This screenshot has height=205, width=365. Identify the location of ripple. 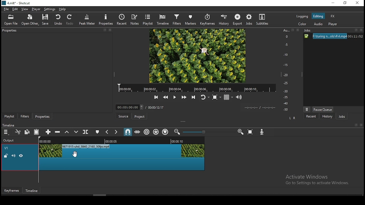
(147, 132).